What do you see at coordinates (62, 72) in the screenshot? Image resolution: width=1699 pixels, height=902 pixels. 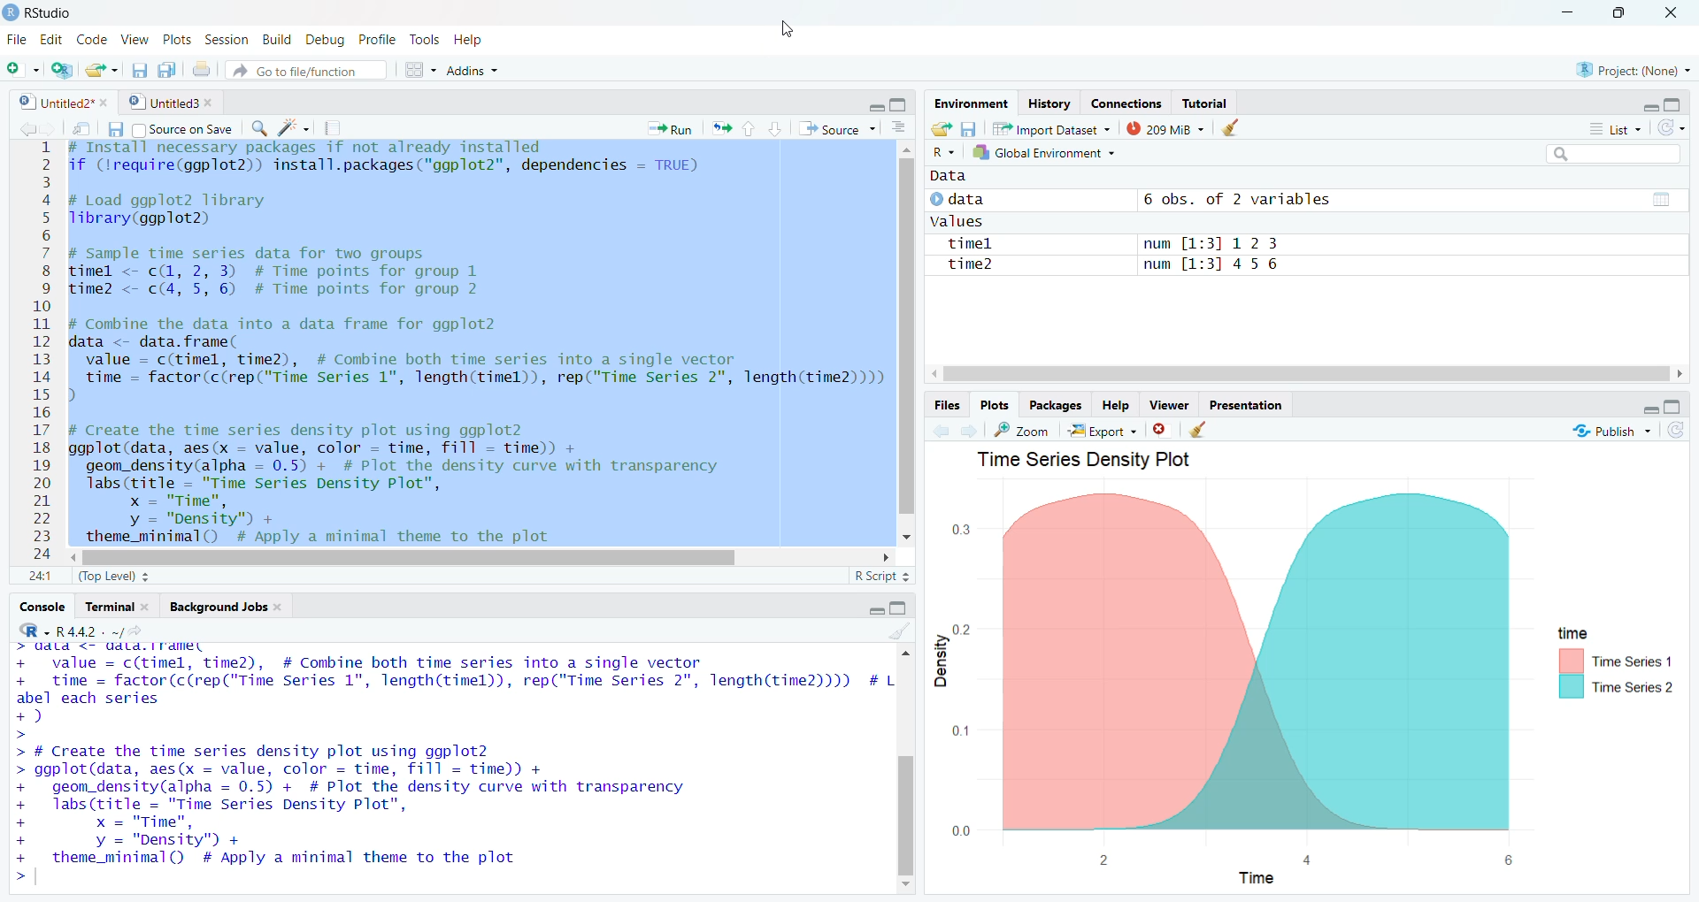 I see `Create a project` at bounding box center [62, 72].